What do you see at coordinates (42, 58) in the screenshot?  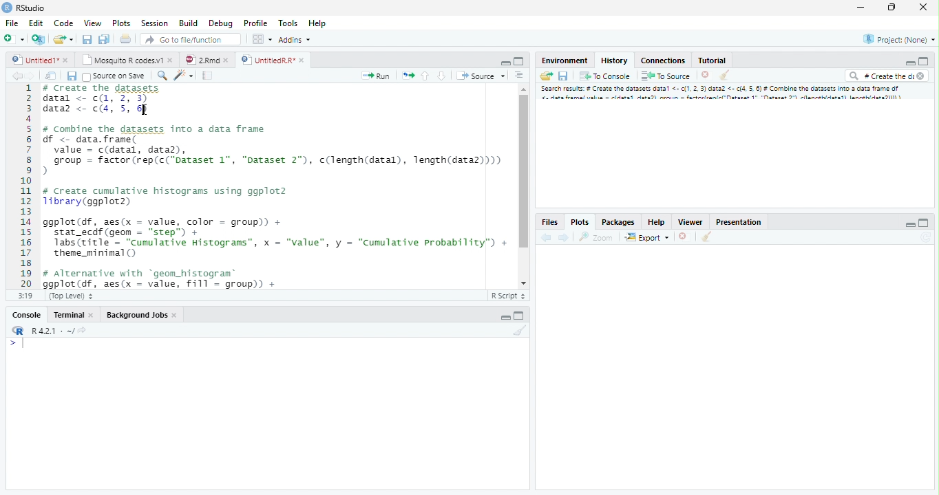 I see `Untitled` at bounding box center [42, 58].